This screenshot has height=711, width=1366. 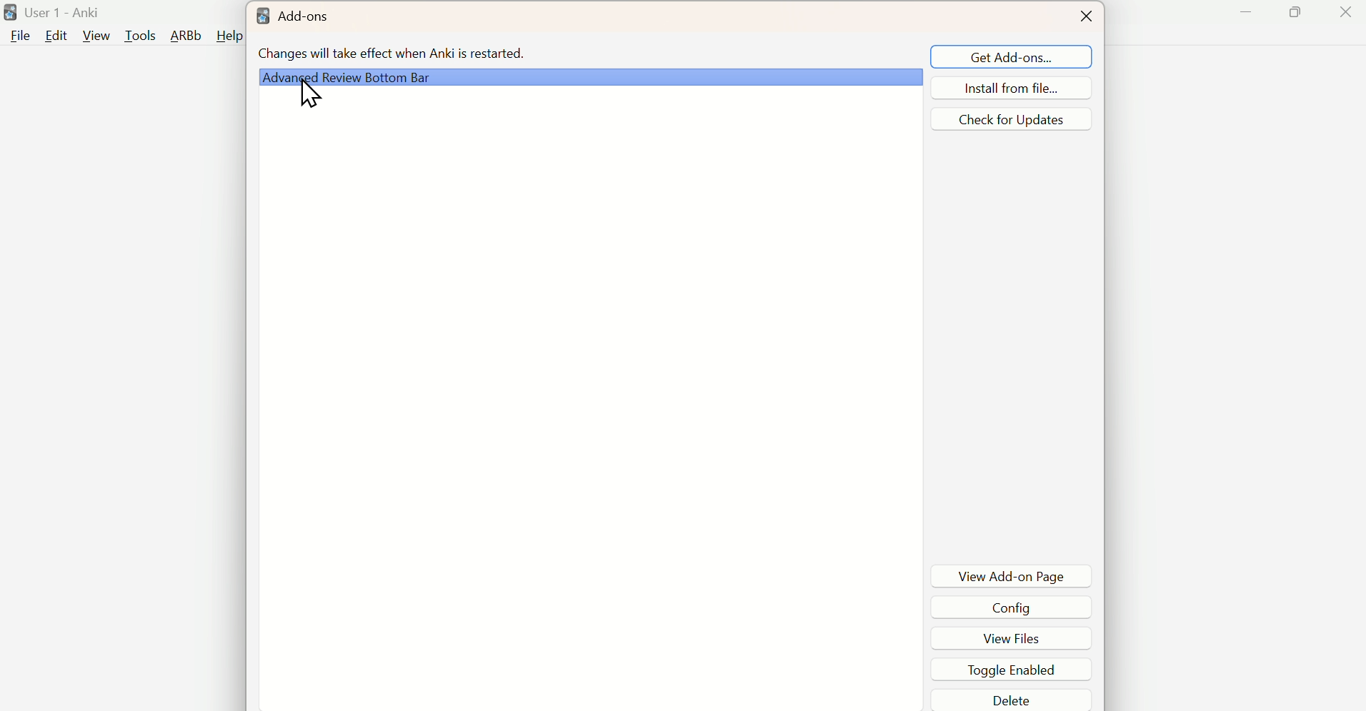 What do you see at coordinates (55, 36) in the screenshot?
I see `Edit` at bounding box center [55, 36].